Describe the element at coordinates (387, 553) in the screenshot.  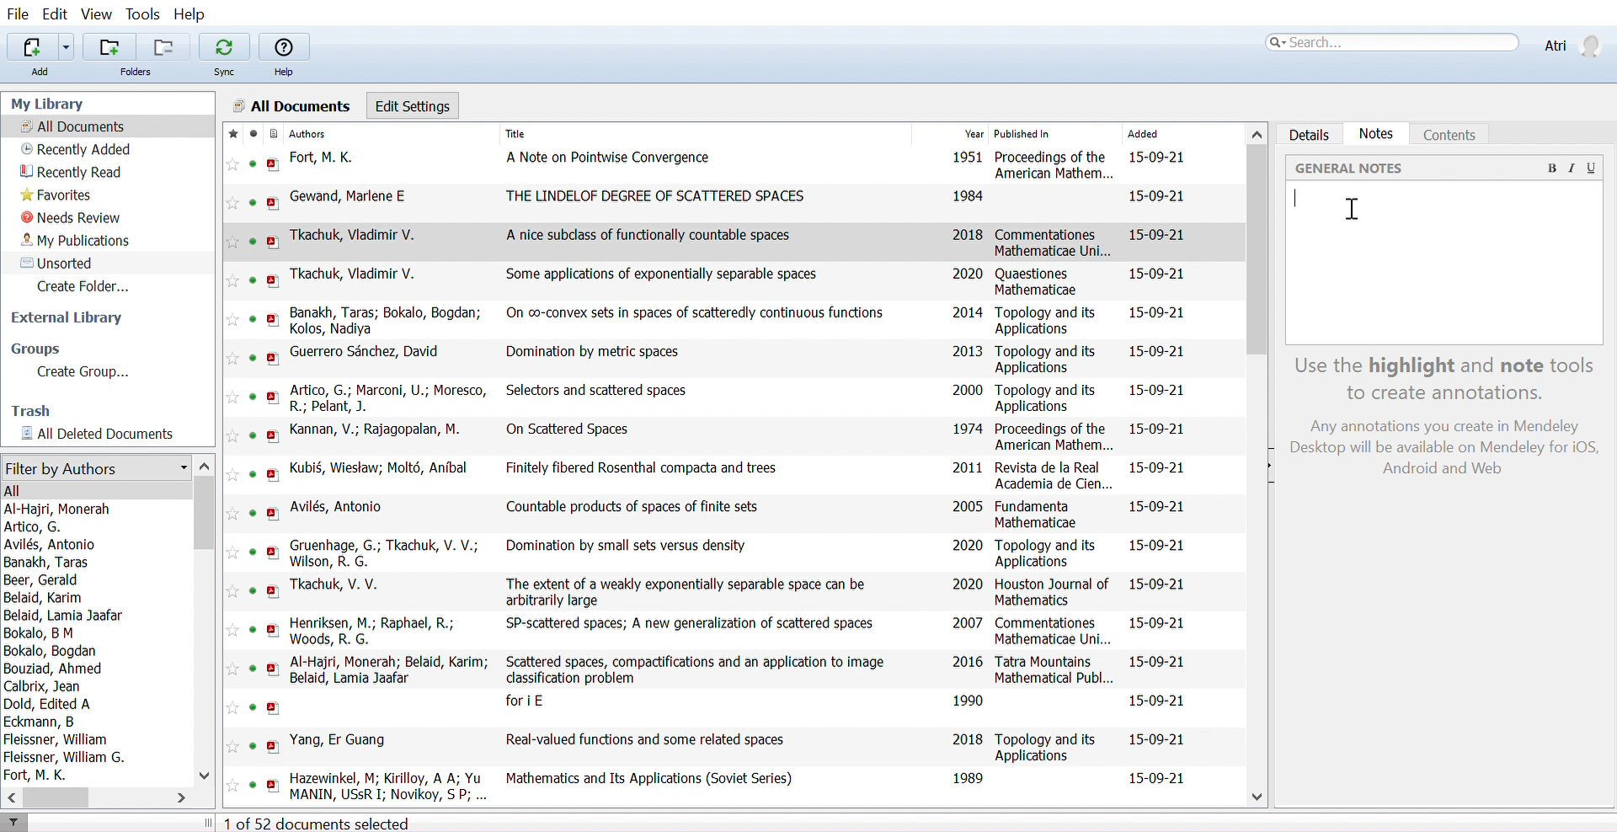
I see `Gruenhage, G.; Tkachuk, V. V.; Wilson, R. G.` at that location.